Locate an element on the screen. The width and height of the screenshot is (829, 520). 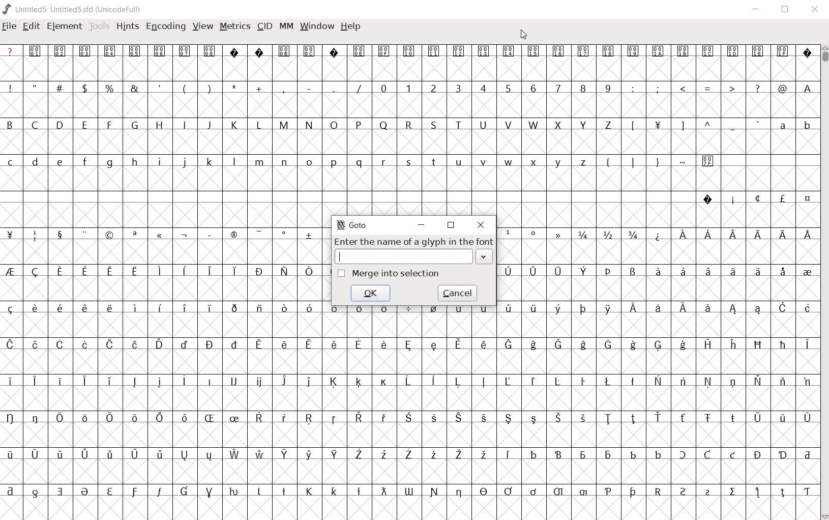
Symbol is located at coordinates (235, 492).